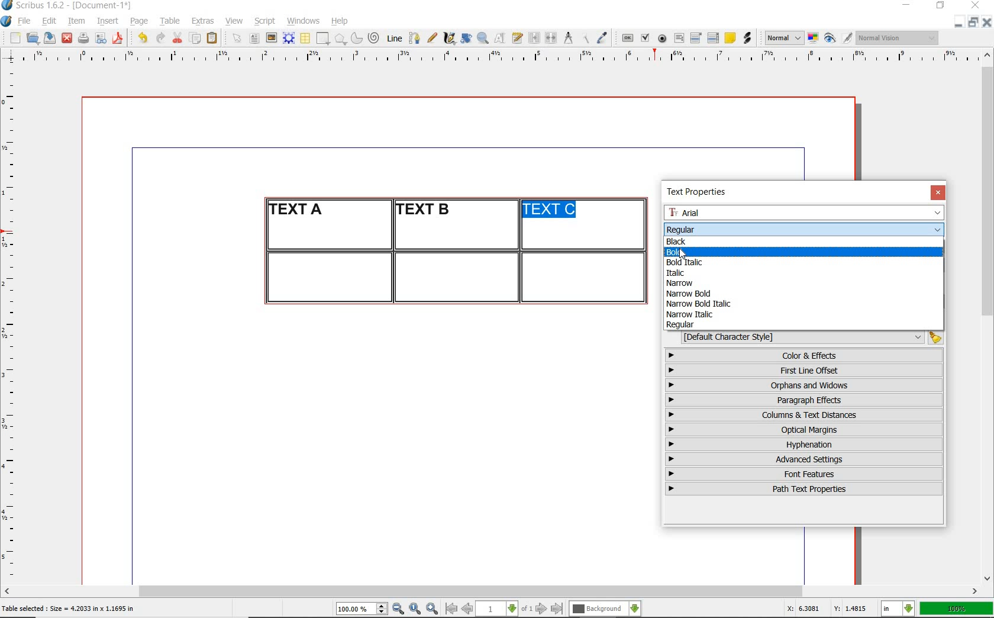  What do you see at coordinates (605, 609) in the screenshot?
I see `select the current layer` at bounding box center [605, 609].